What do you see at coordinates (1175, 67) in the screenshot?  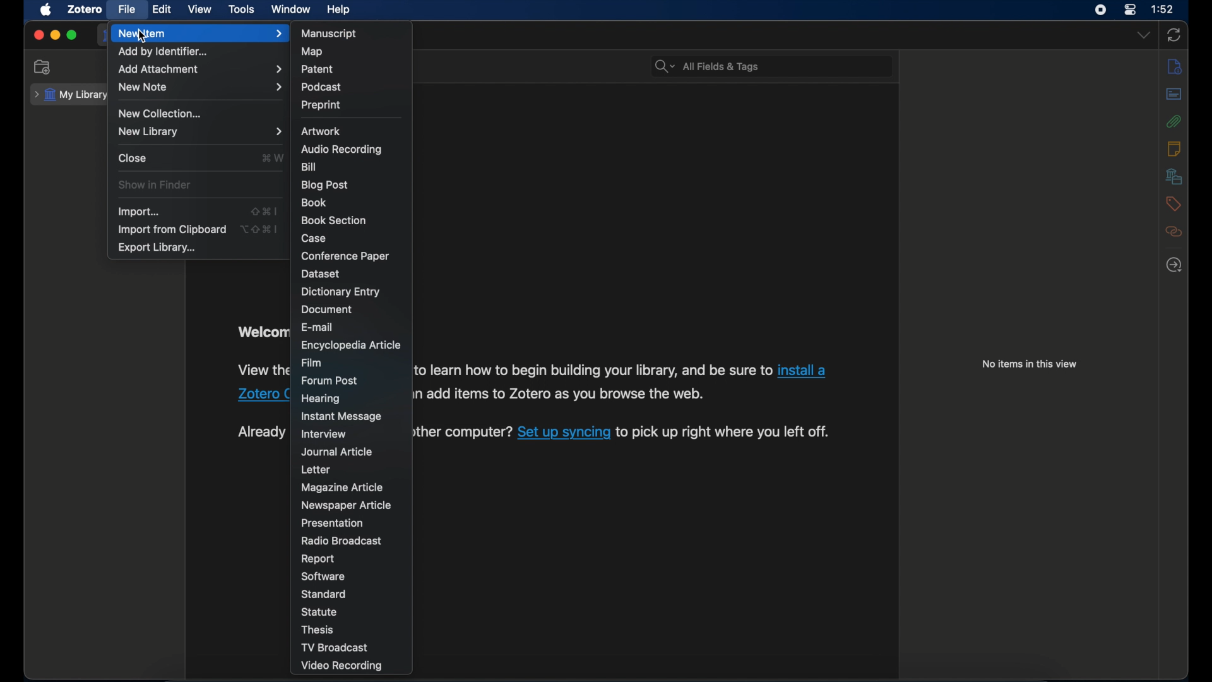 I see `info` at bounding box center [1175, 67].